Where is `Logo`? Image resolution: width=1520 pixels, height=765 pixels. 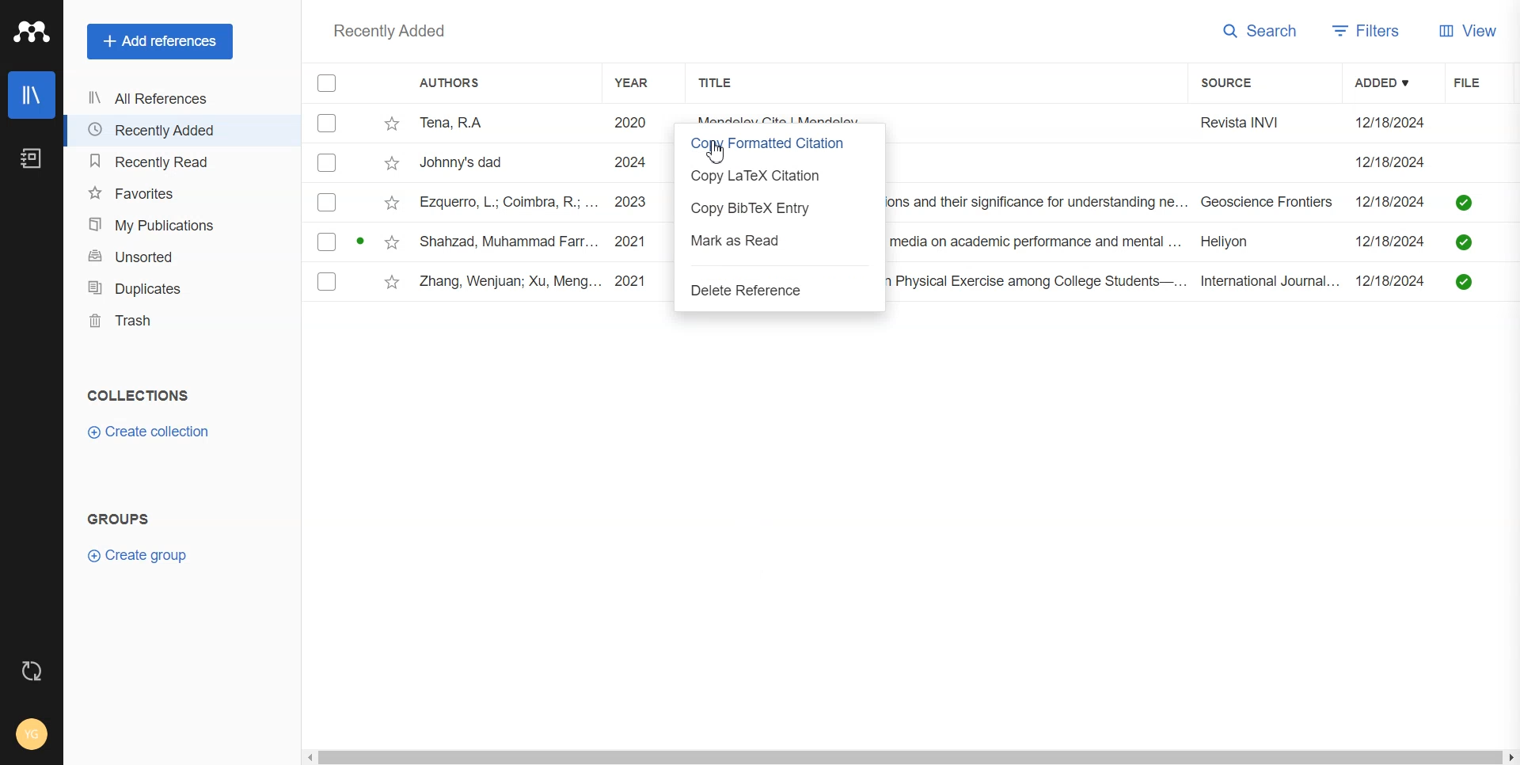
Logo is located at coordinates (31, 32).